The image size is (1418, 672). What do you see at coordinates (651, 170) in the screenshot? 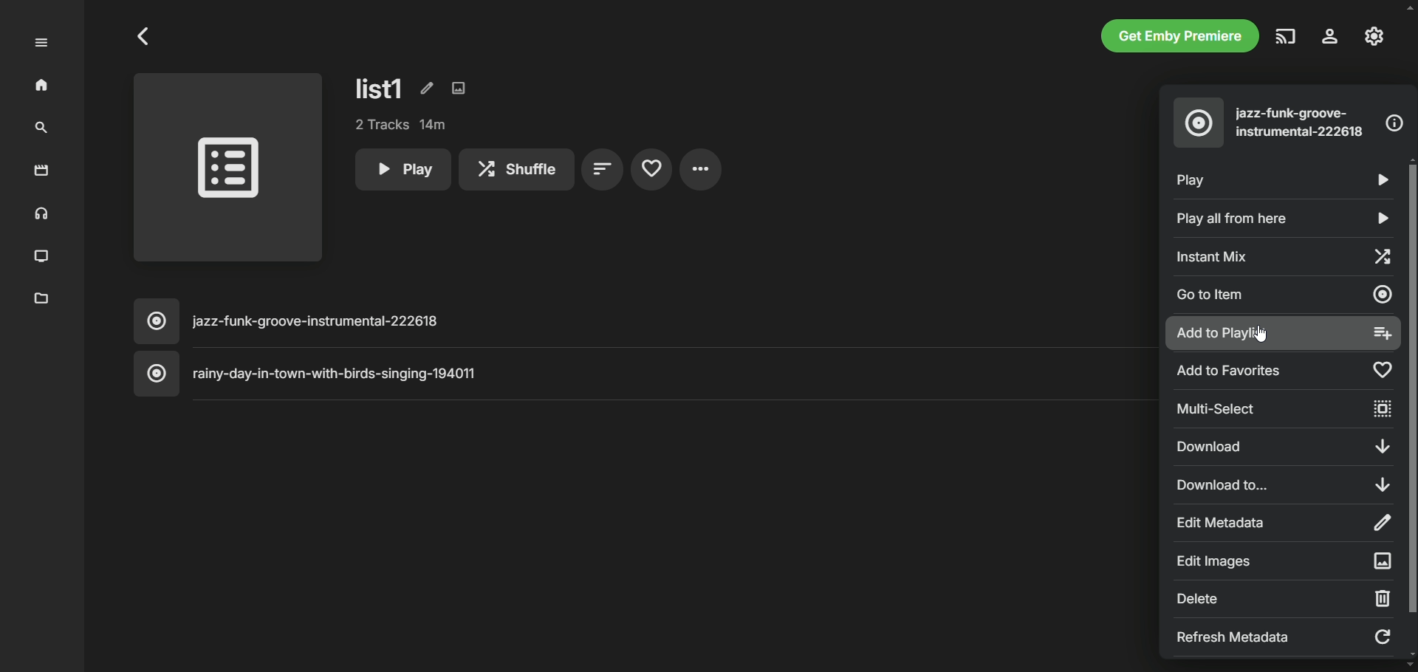
I see `favorites` at bounding box center [651, 170].